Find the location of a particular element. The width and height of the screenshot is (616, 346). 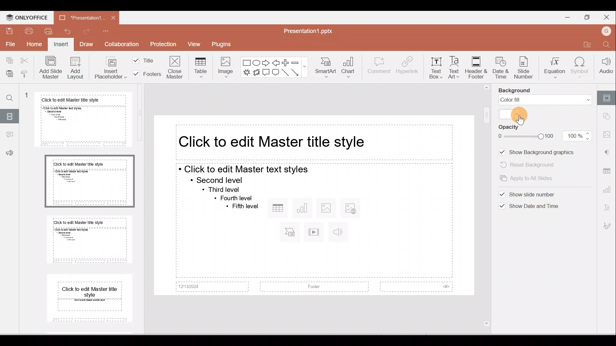

Slide settings is located at coordinates (608, 96).